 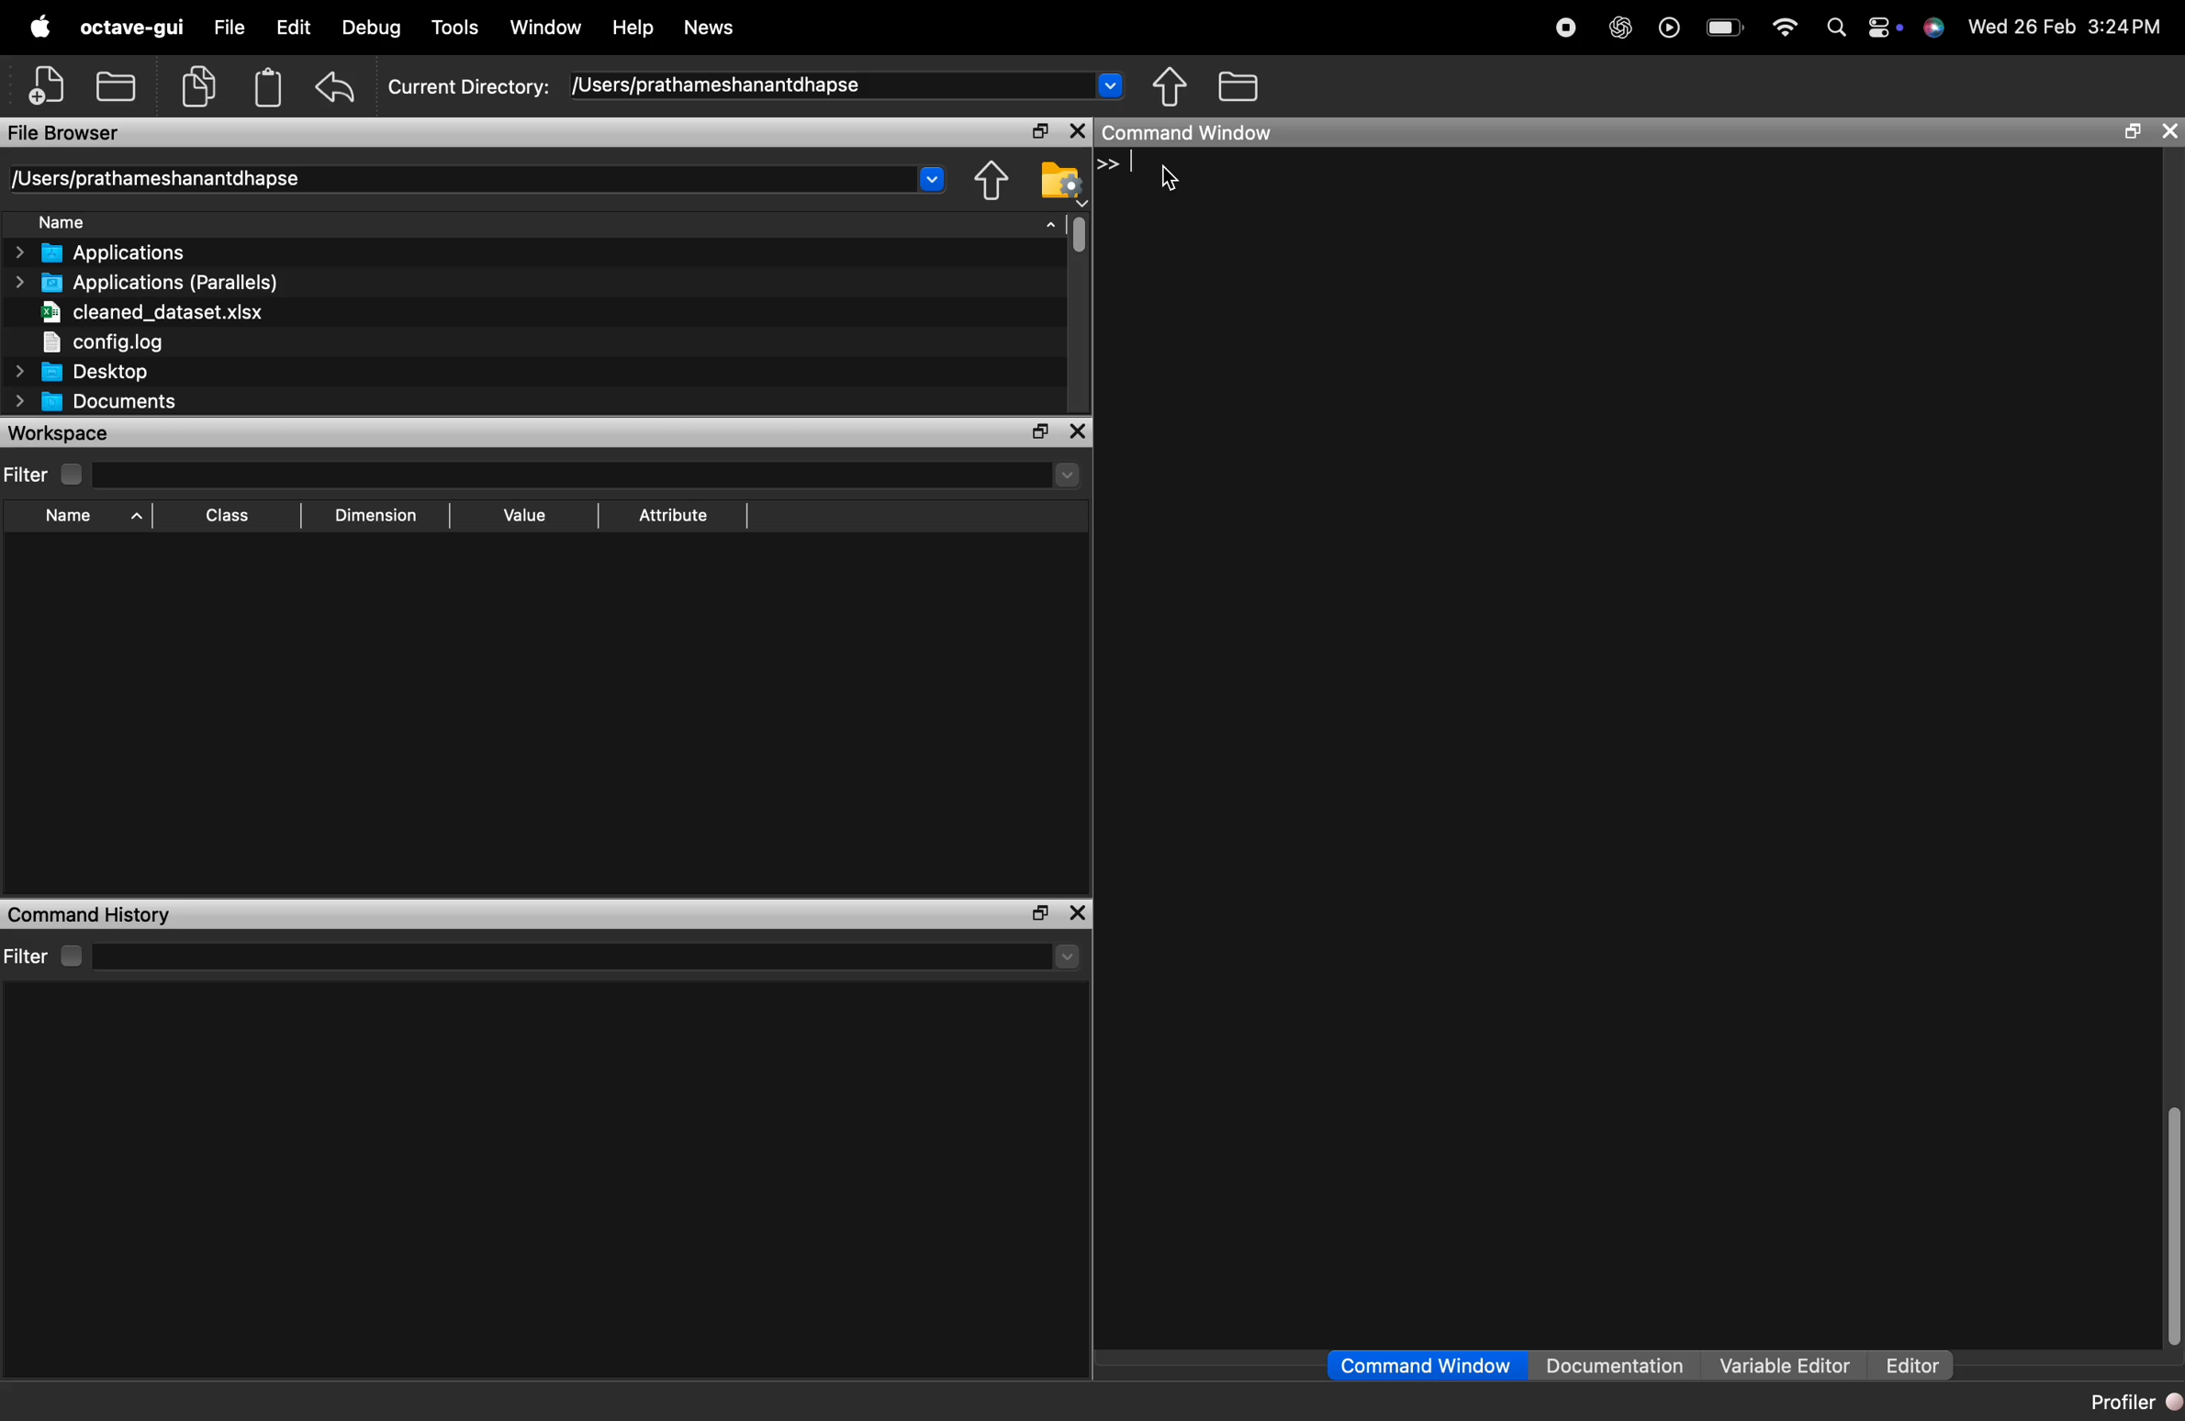 I want to click on Scroll bar, so click(x=1078, y=233).